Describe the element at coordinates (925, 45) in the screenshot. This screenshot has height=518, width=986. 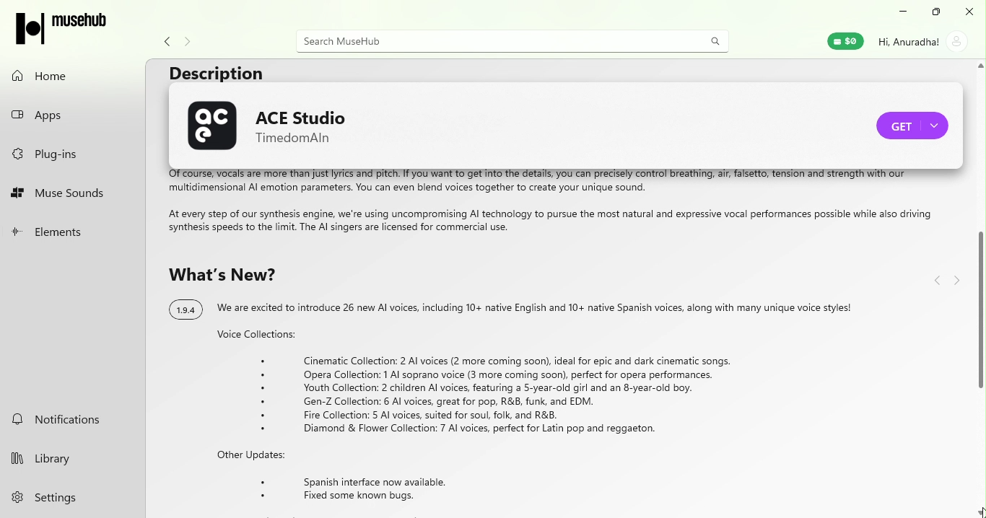
I see `account` at that location.